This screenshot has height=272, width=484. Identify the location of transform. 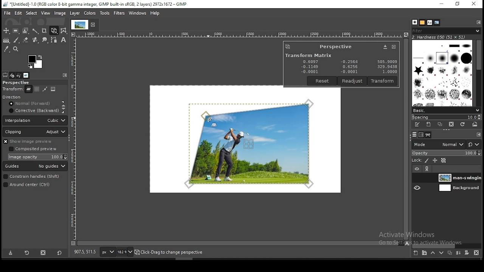
(383, 81).